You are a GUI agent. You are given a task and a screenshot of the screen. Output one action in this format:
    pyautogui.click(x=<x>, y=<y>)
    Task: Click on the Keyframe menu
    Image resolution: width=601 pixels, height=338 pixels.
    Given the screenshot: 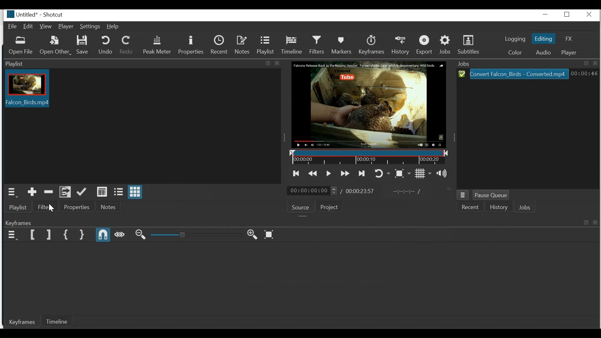 What is the action you would take?
    pyautogui.click(x=12, y=234)
    